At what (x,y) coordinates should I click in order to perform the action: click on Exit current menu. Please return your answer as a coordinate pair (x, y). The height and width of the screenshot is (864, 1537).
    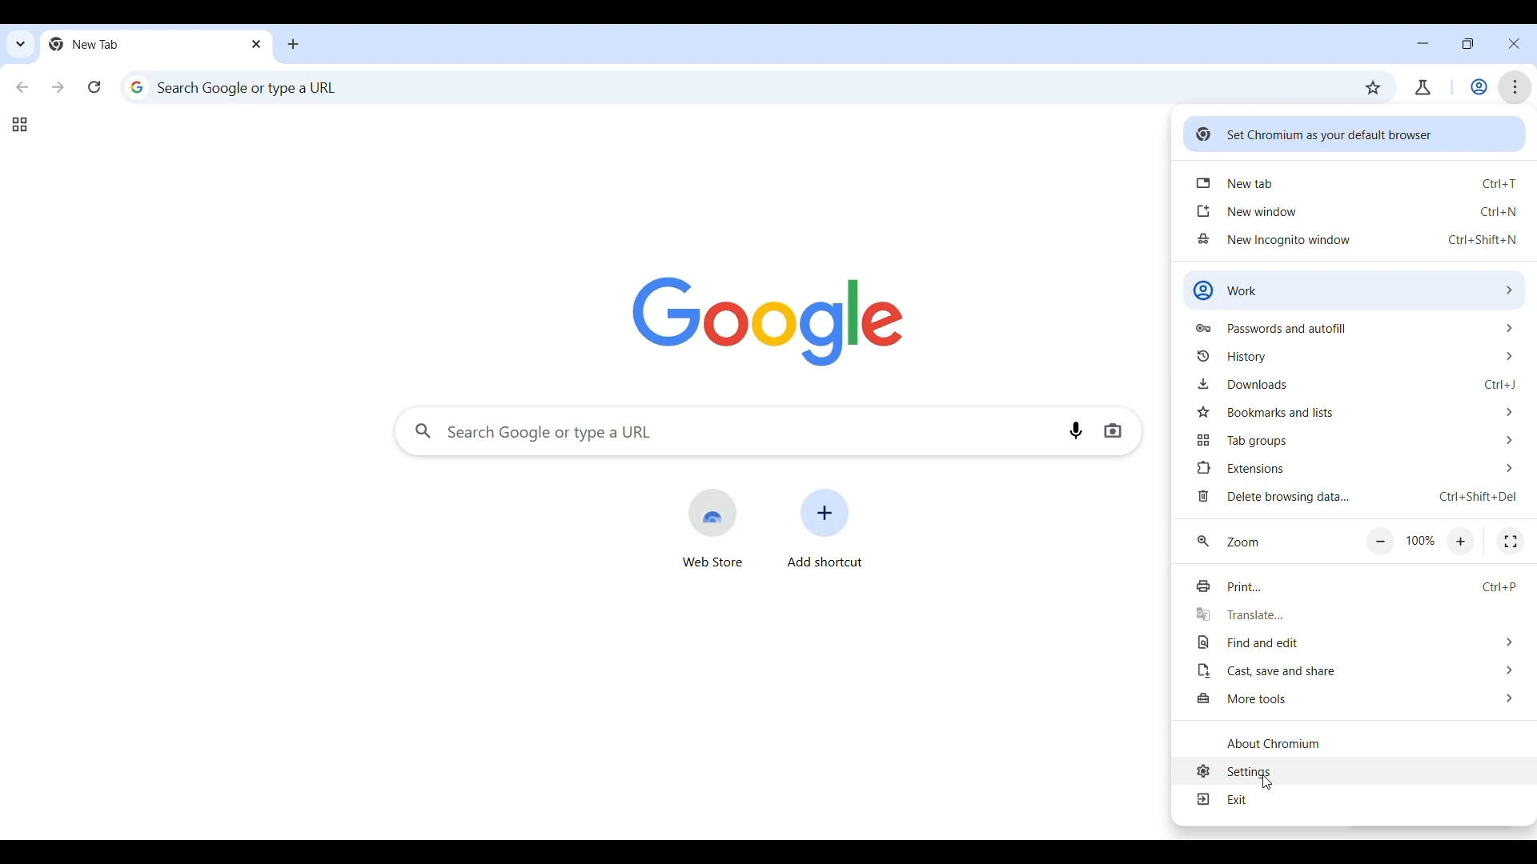
    Looking at the image, I should click on (1361, 800).